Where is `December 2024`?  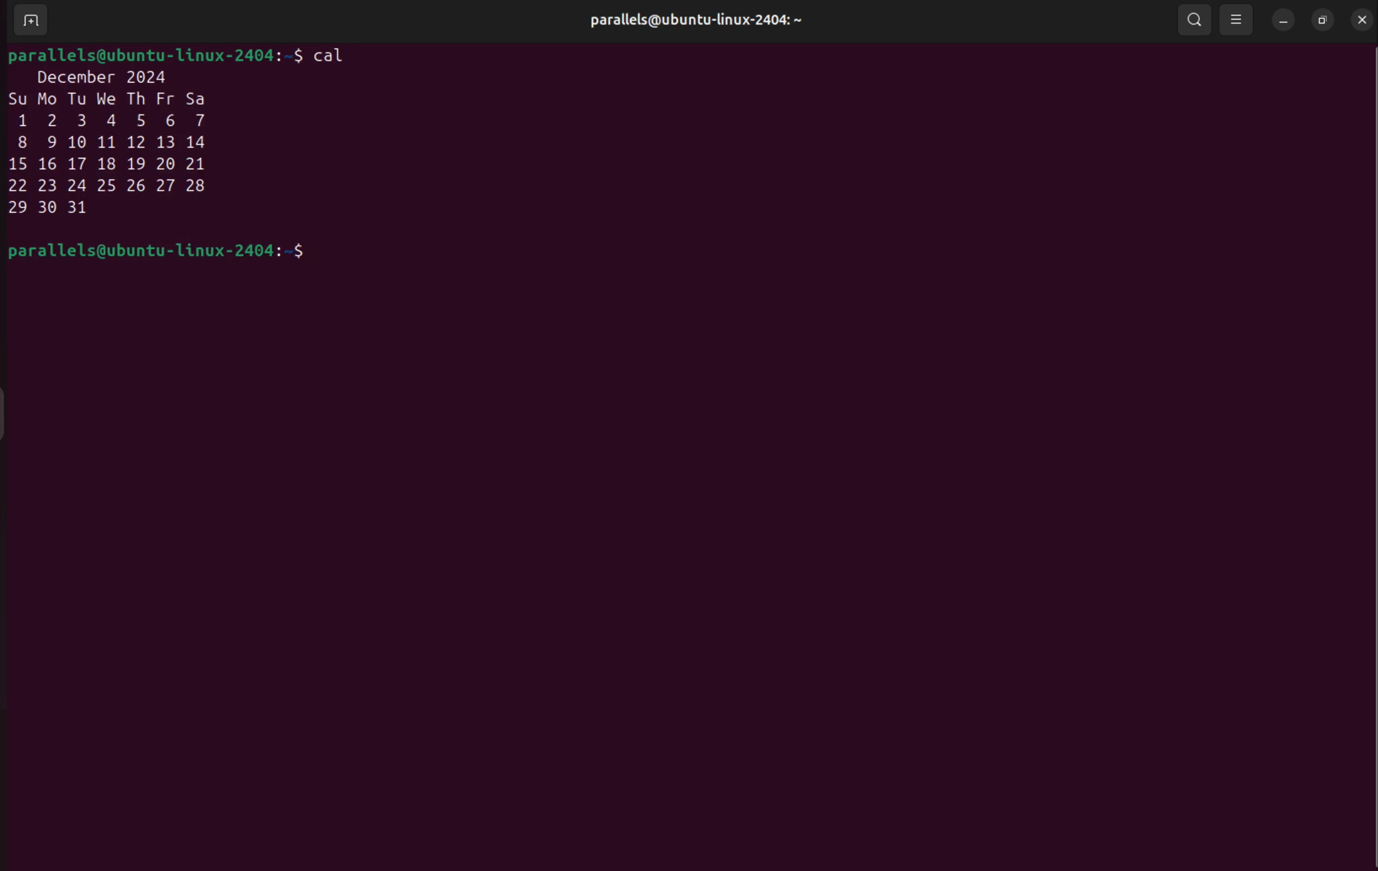
December 2024 is located at coordinates (109, 78).